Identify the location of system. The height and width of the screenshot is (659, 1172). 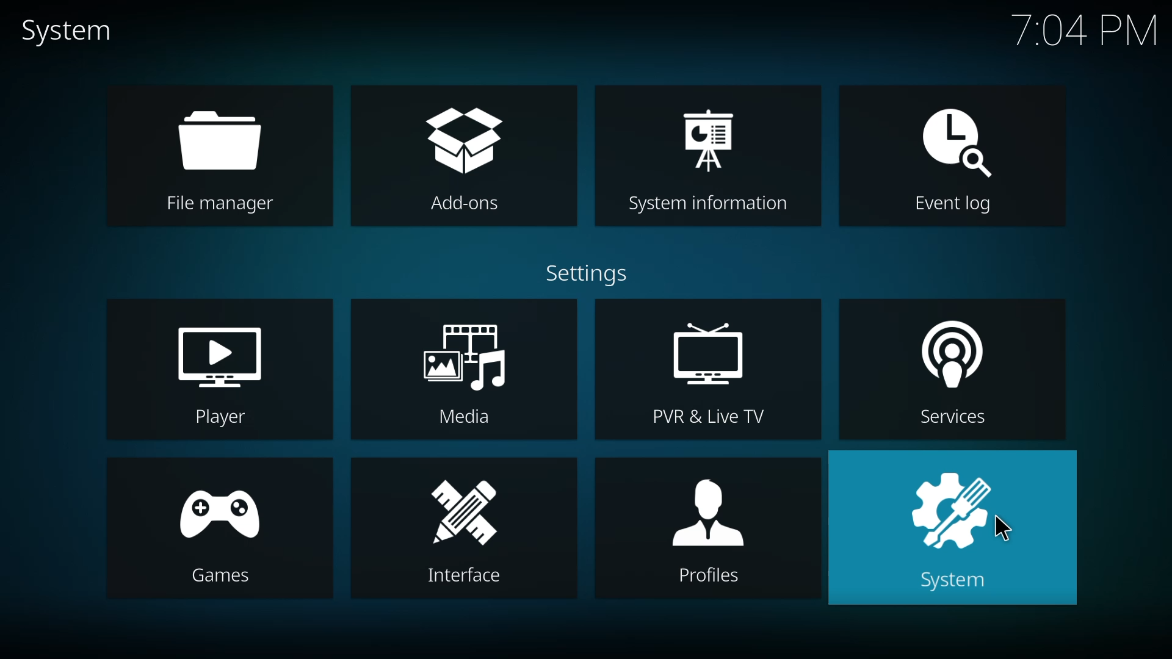
(950, 528).